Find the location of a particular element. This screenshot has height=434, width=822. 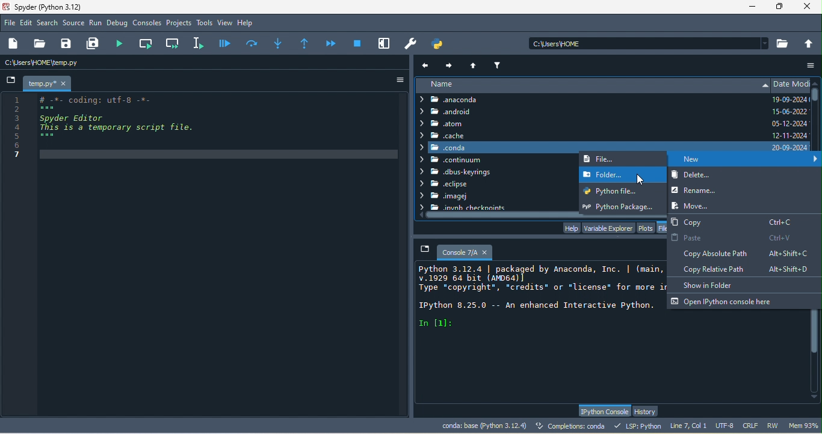

method returns is located at coordinates (306, 44).